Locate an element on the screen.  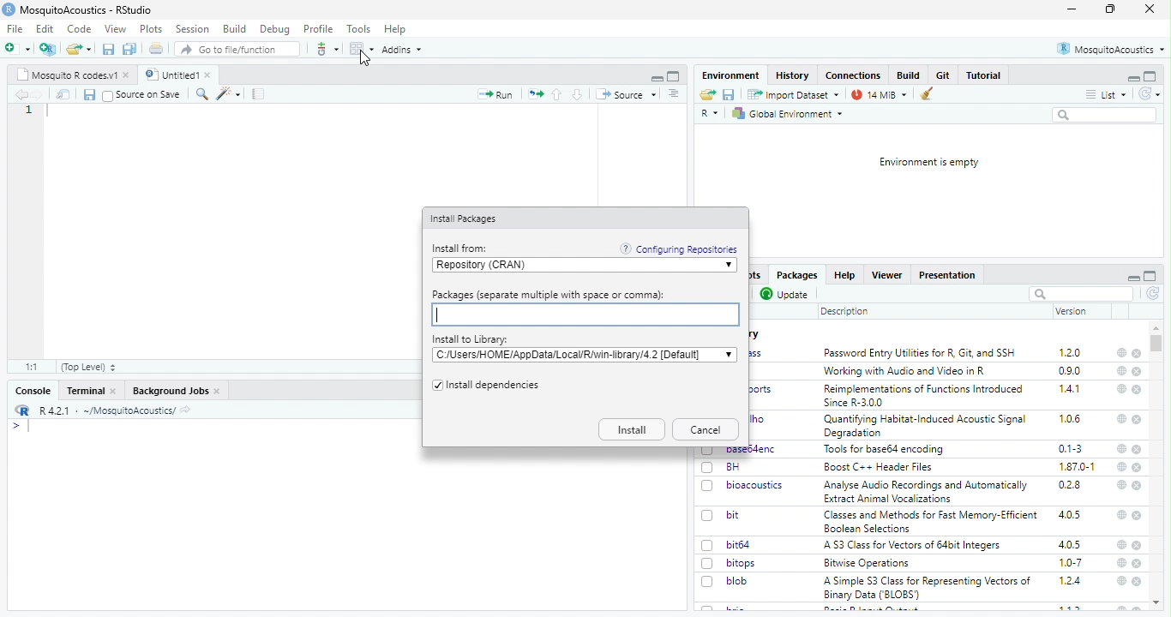
close is located at coordinates (1137, 515).